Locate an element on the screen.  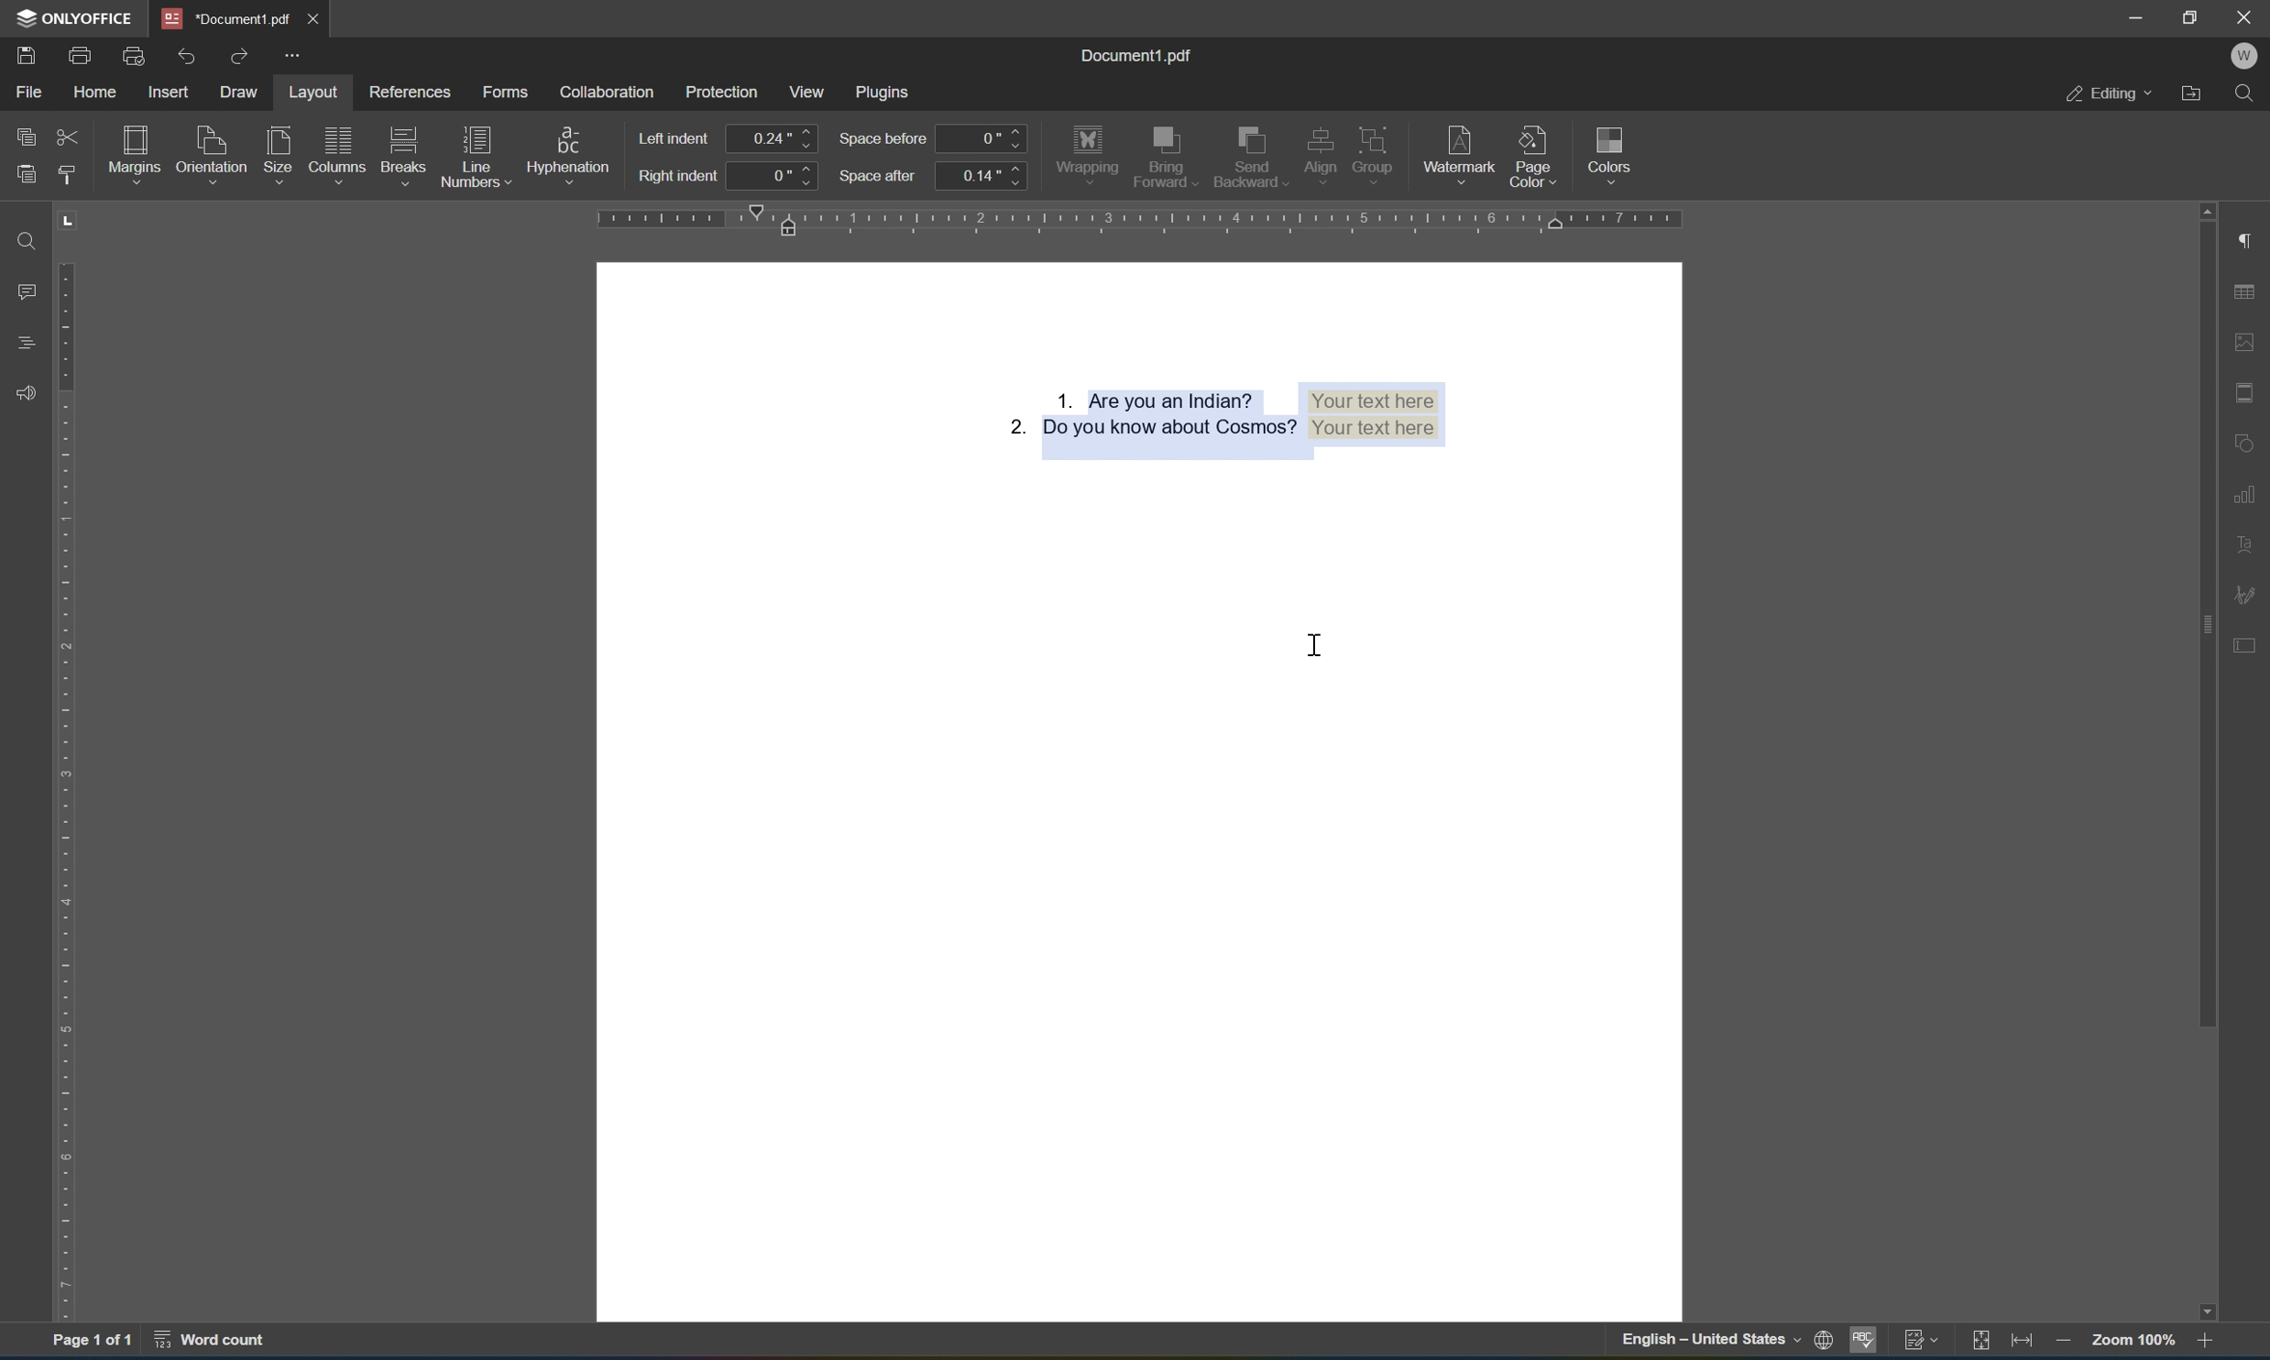
protection is located at coordinates (724, 92).